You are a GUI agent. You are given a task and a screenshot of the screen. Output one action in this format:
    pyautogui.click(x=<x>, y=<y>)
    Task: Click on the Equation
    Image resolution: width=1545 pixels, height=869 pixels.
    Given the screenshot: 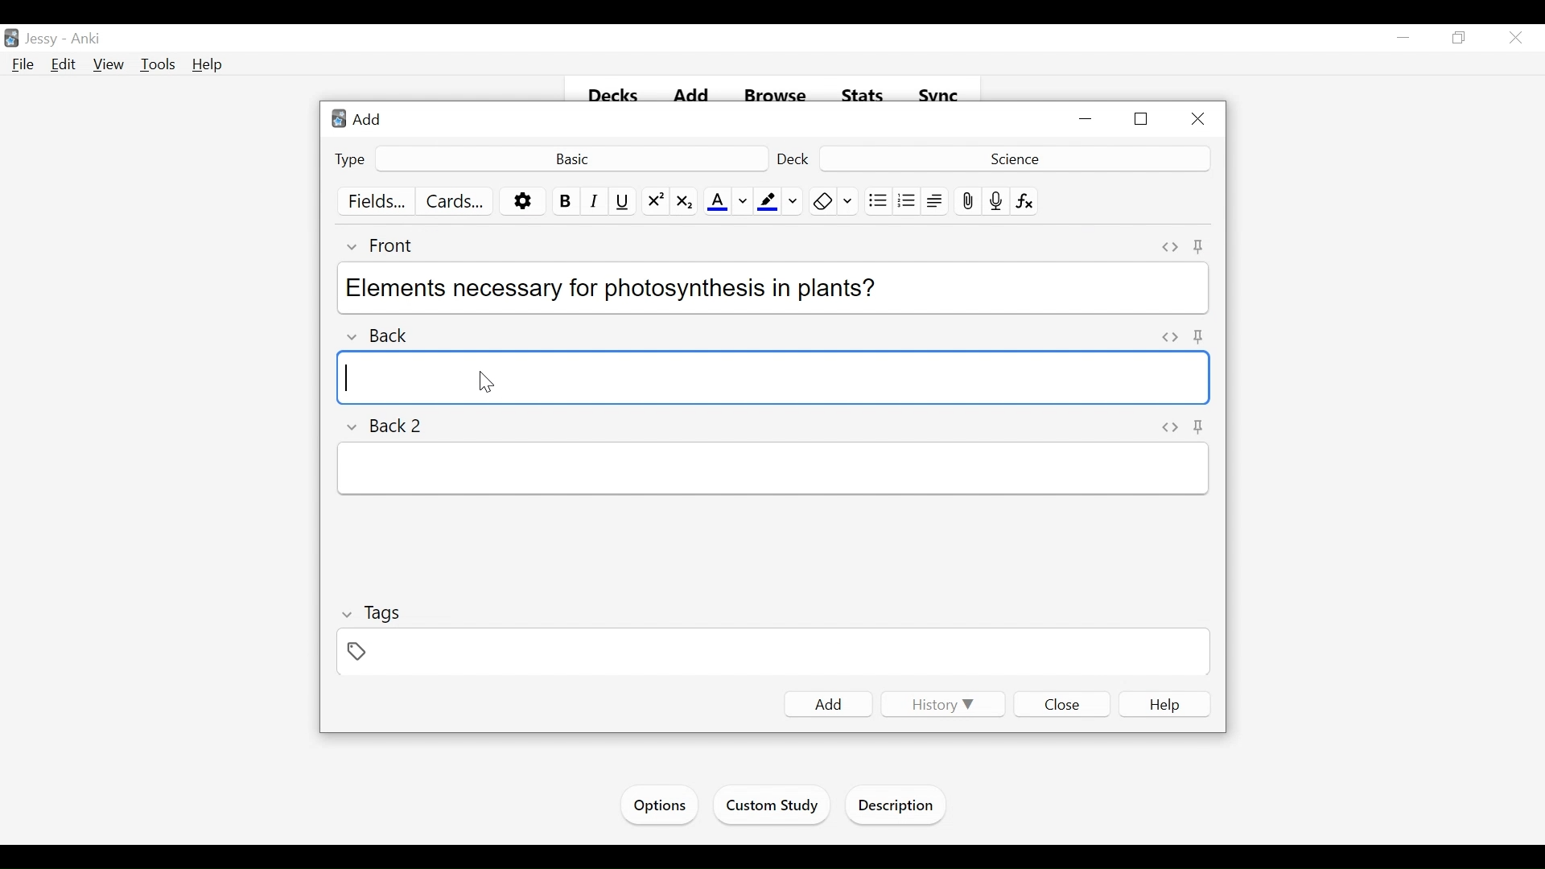 What is the action you would take?
    pyautogui.click(x=1025, y=201)
    